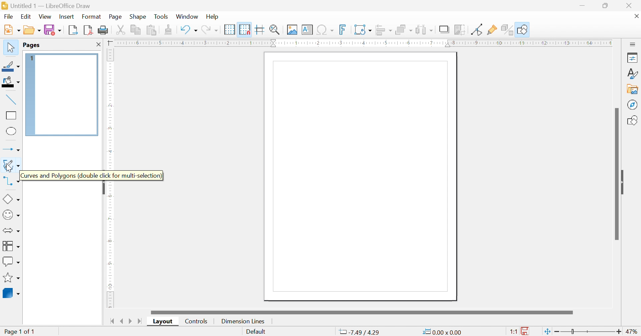  Describe the element at coordinates (10, 277) in the screenshot. I see `stars & banners` at that location.